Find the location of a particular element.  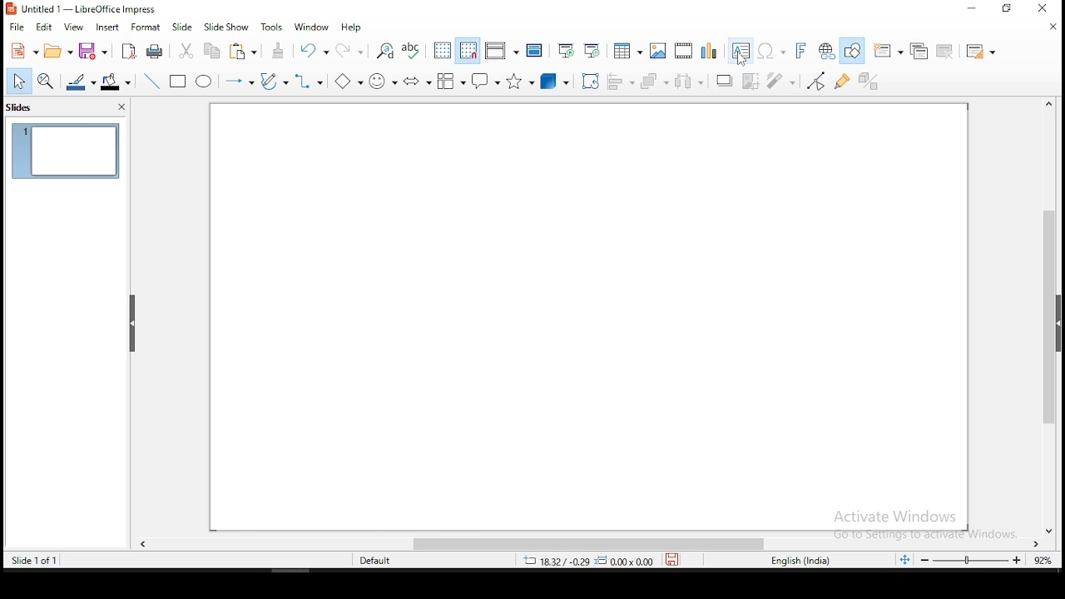

Default is located at coordinates (383, 559).